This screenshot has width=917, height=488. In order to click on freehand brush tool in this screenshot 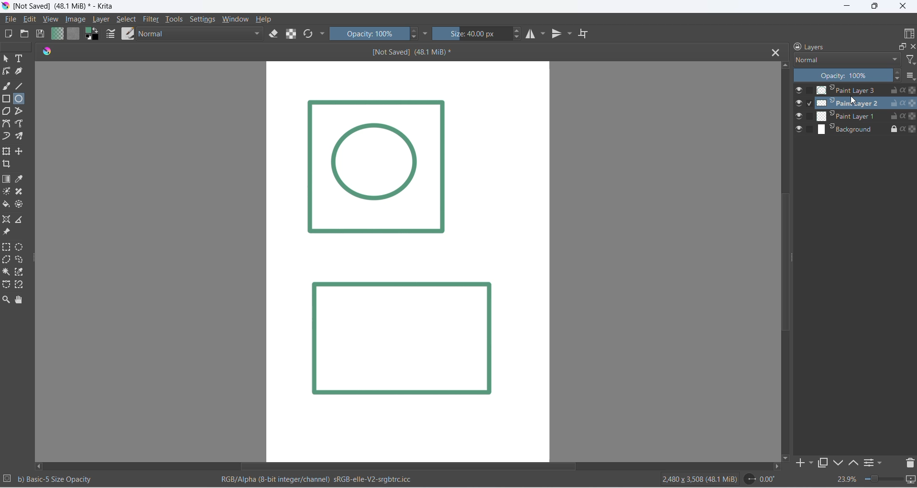, I will do `click(7, 87)`.